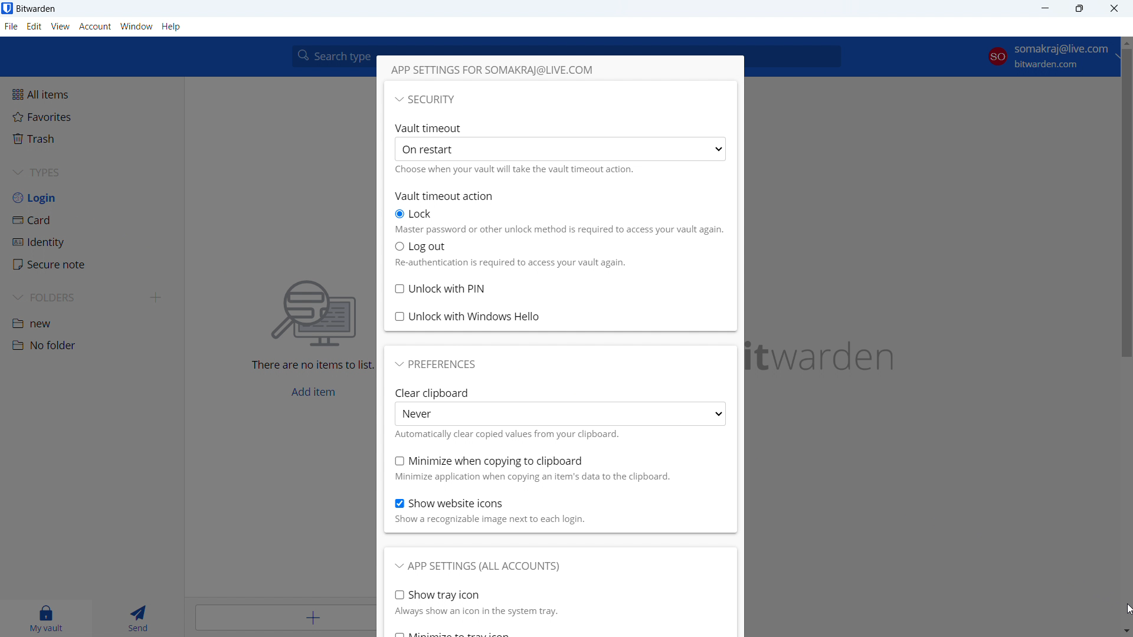 The width and height of the screenshot is (1133, 637). I want to click on send, so click(136, 619).